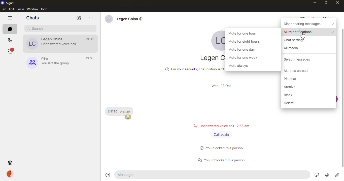  I want to click on status message, so click(224, 147).